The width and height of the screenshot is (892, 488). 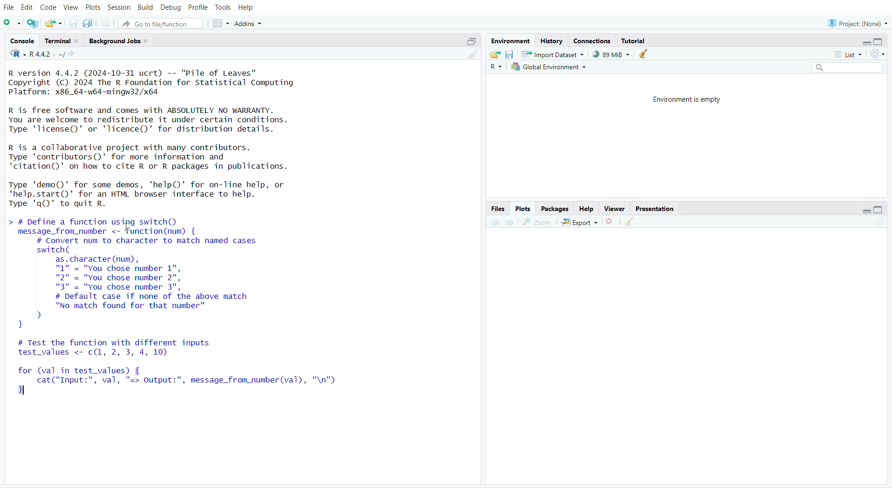 I want to click on Go back to the previous source location (Ctrl + F9), so click(x=494, y=221).